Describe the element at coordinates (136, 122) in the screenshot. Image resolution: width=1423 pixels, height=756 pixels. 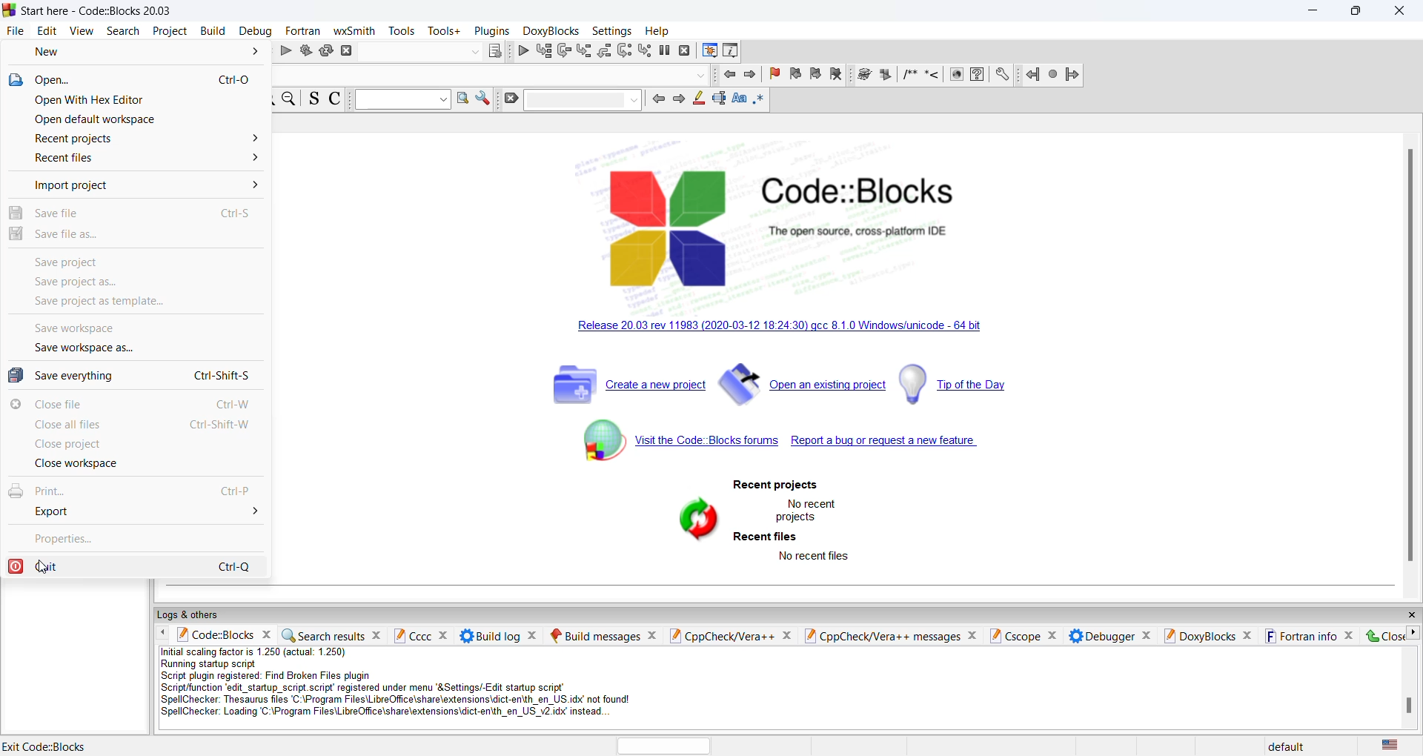
I see `open default workspace` at that location.